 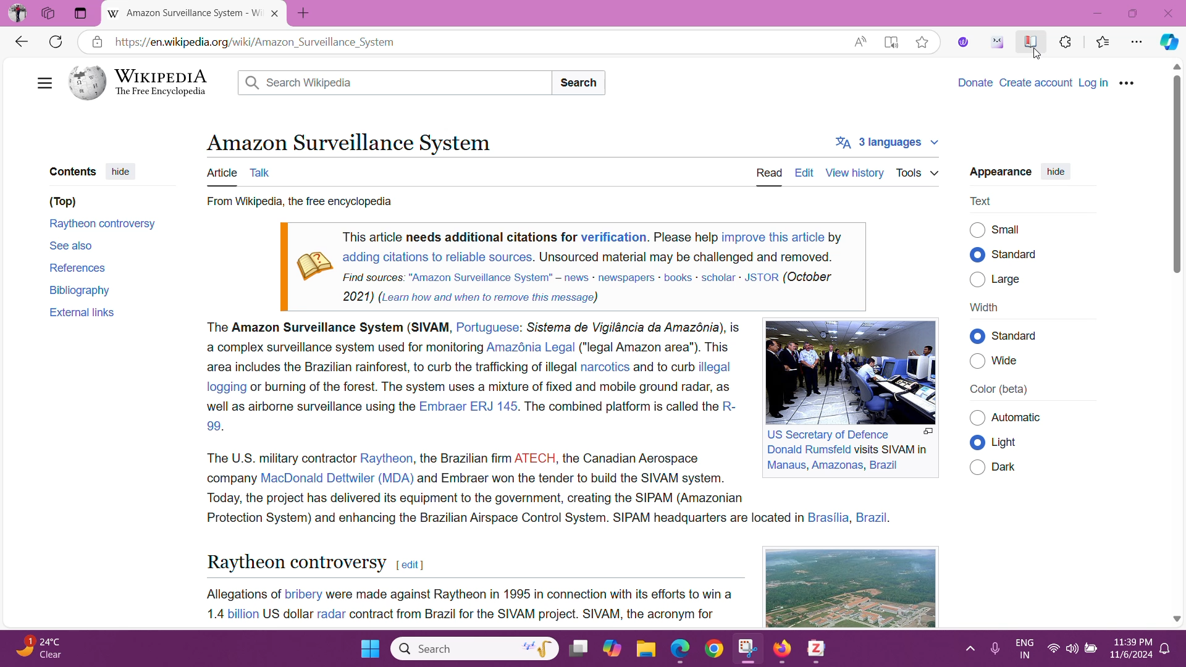 What do you see at coordinates (410, 565) in the screenshot?
I see `edit` at bounding box center [410, 565].